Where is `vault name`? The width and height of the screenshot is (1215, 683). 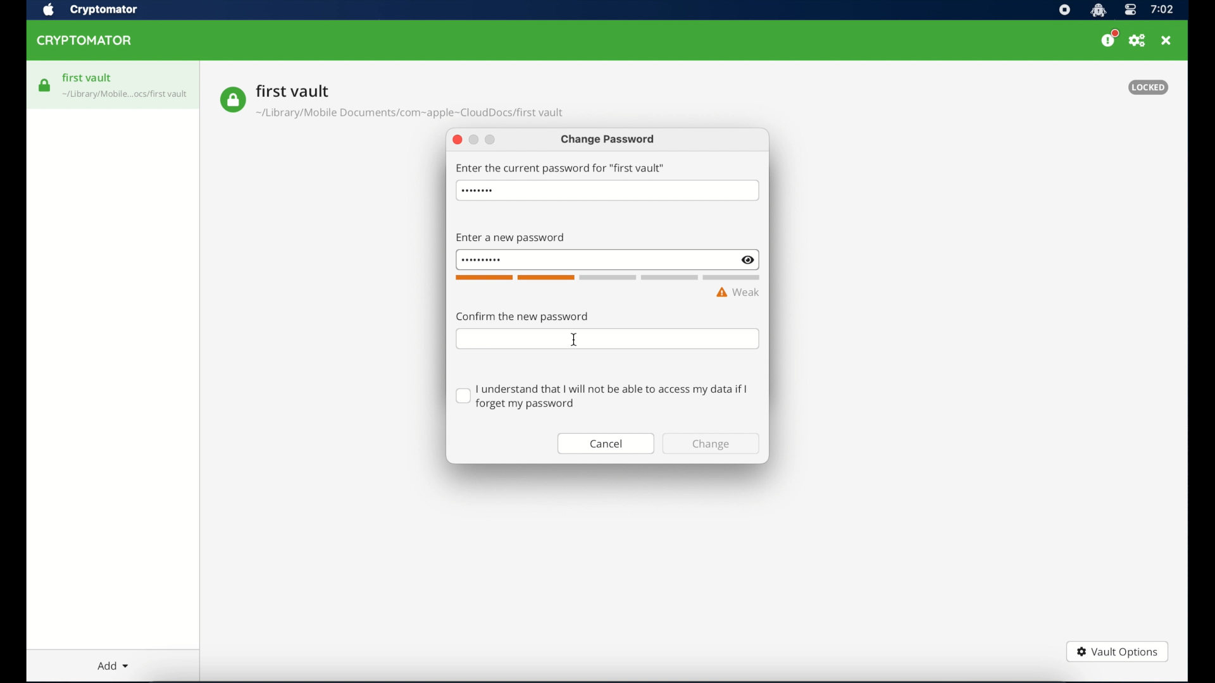
vault name is located at coordinates (293, 90).